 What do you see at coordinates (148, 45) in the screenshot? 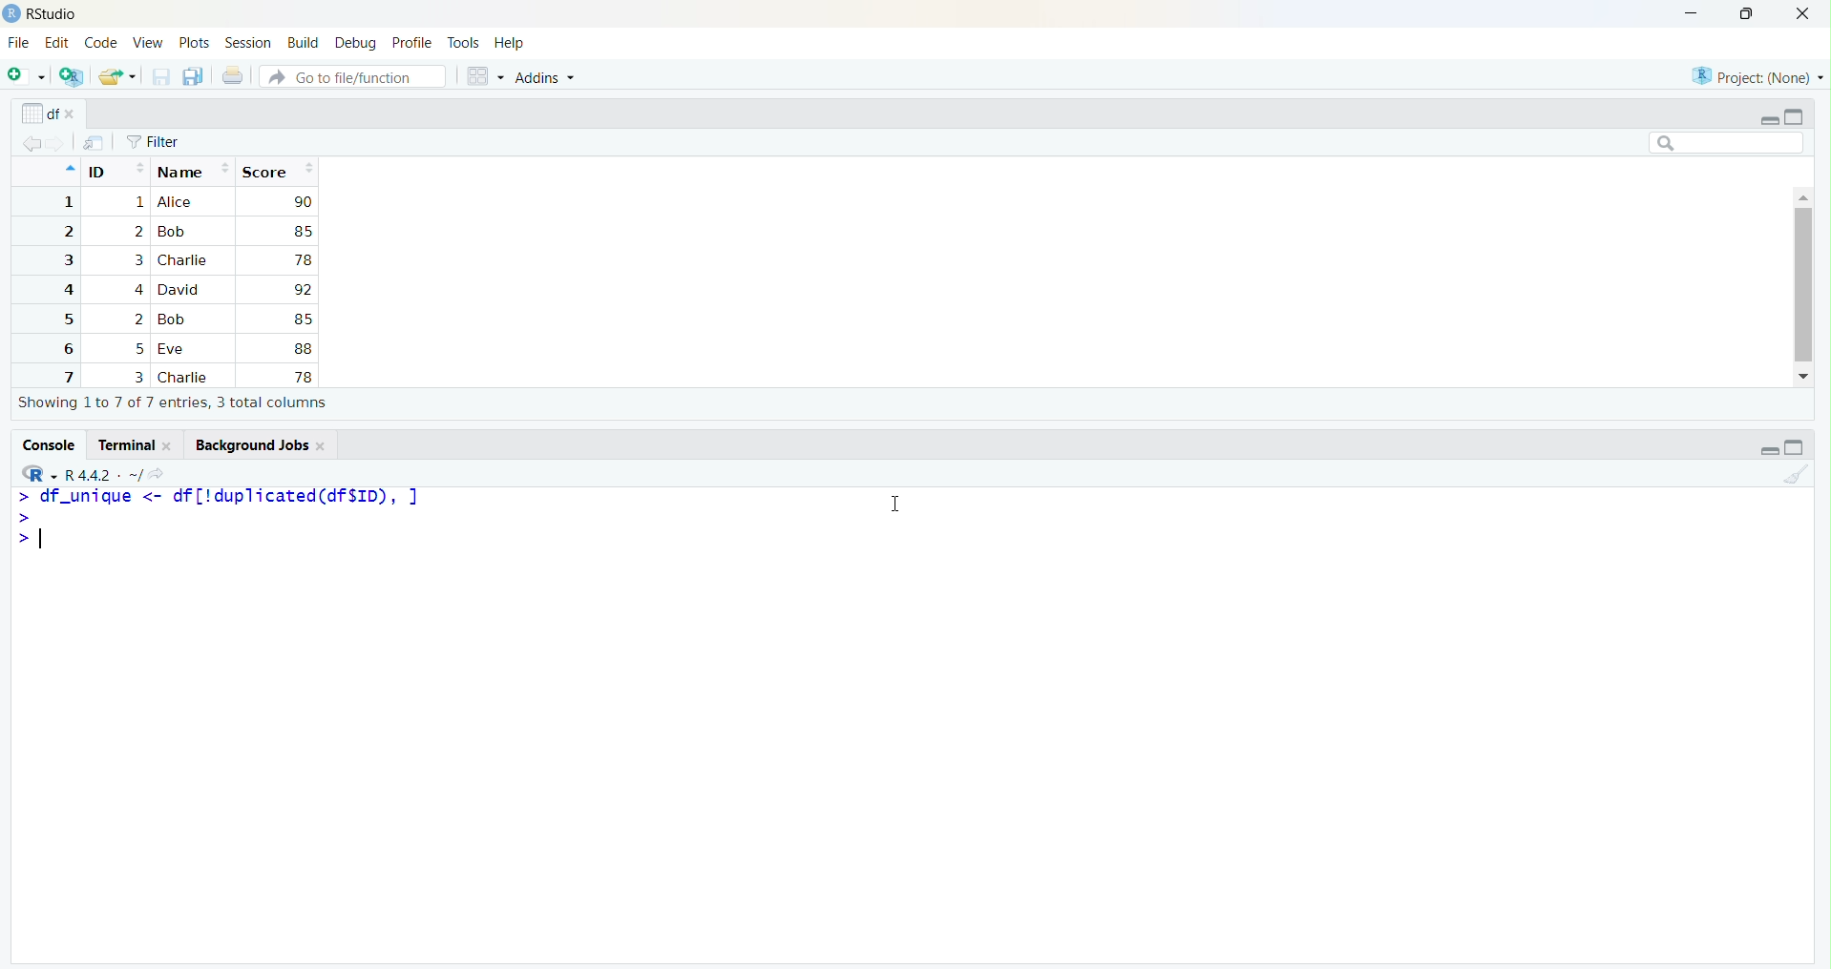
I see `View` at bounding box center [148, 45].